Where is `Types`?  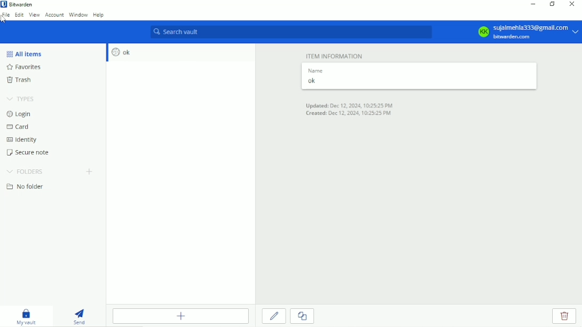
Types is located at coordinates (21, 100).